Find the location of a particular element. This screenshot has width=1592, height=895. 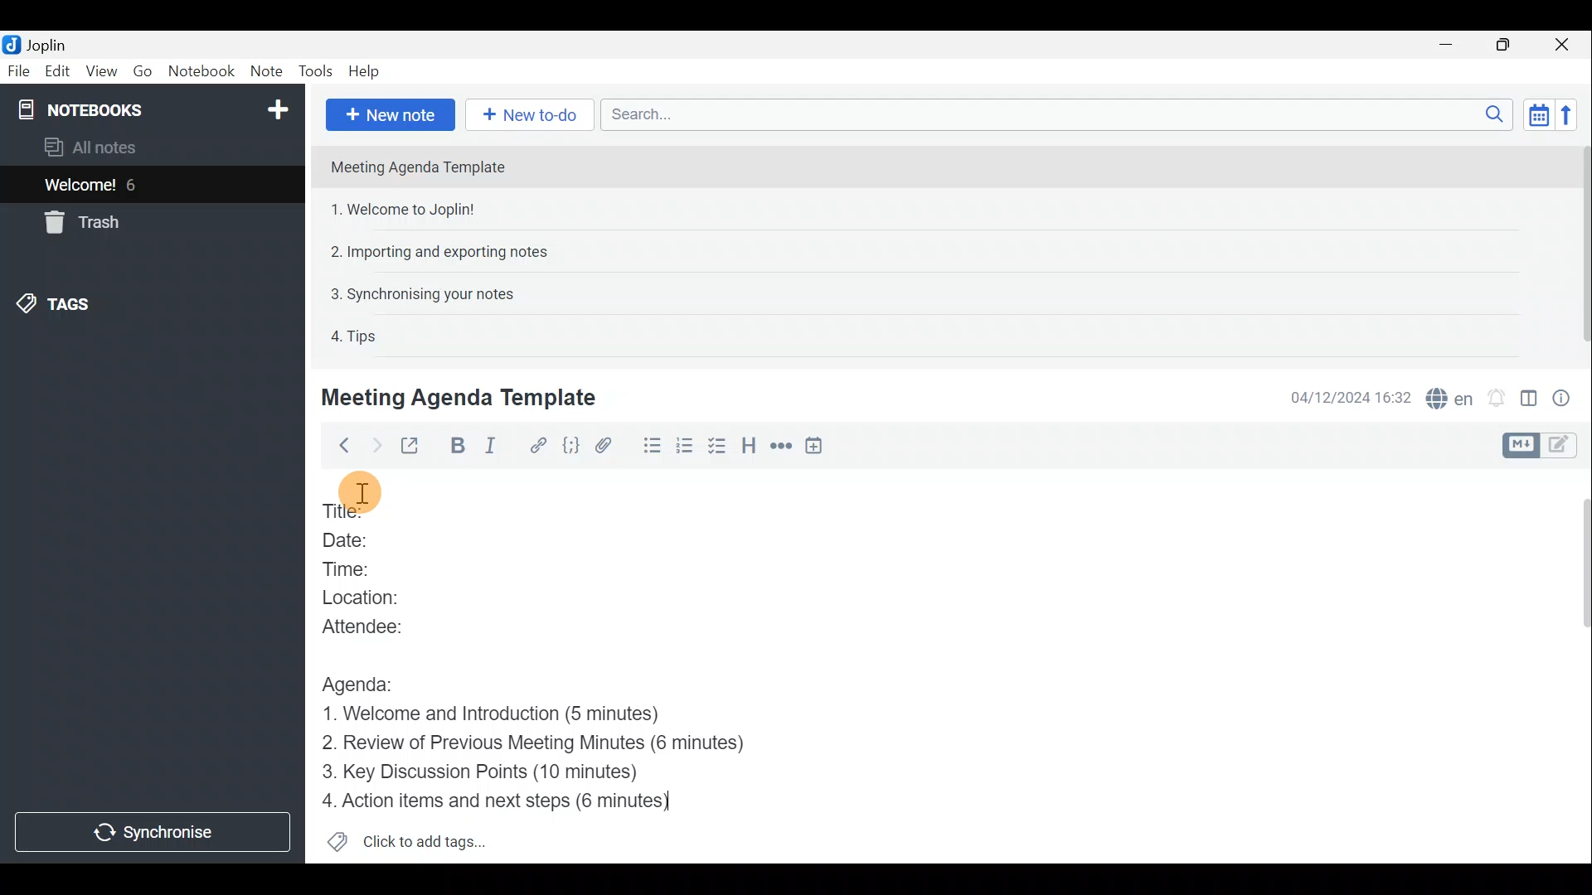

4. Tips is located at coordinates (355, 336).